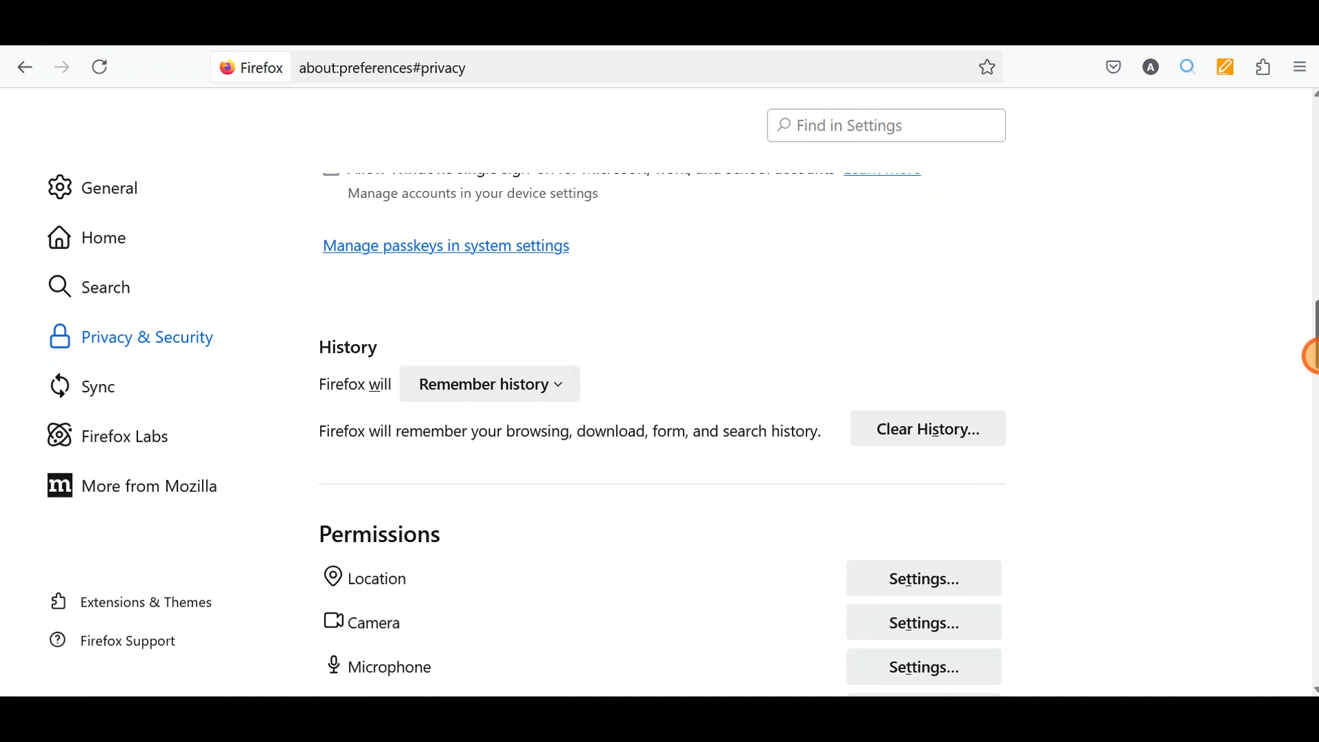 This screenshot has width=1319, height=742. Describe the element at coordinates (21, 65) in the screenshot. I see `Go back one page` at that location.